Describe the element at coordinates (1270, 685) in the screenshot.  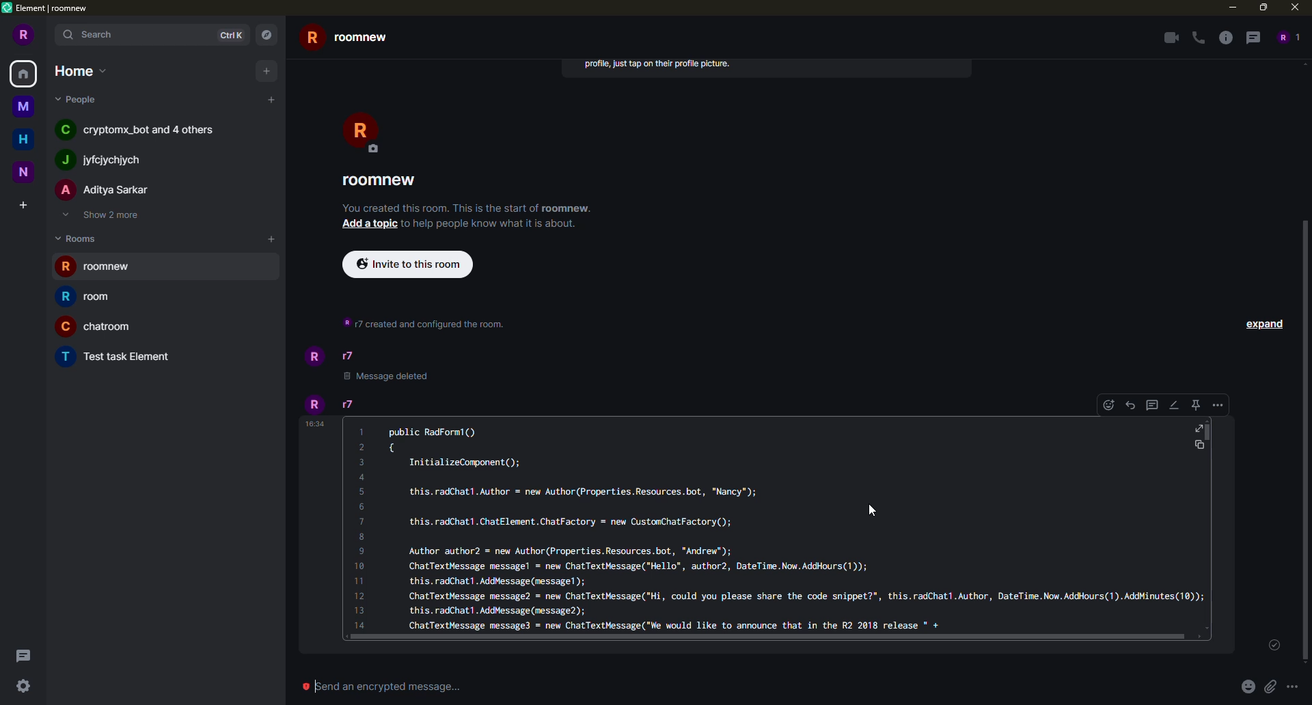
I see `attach` at that location.